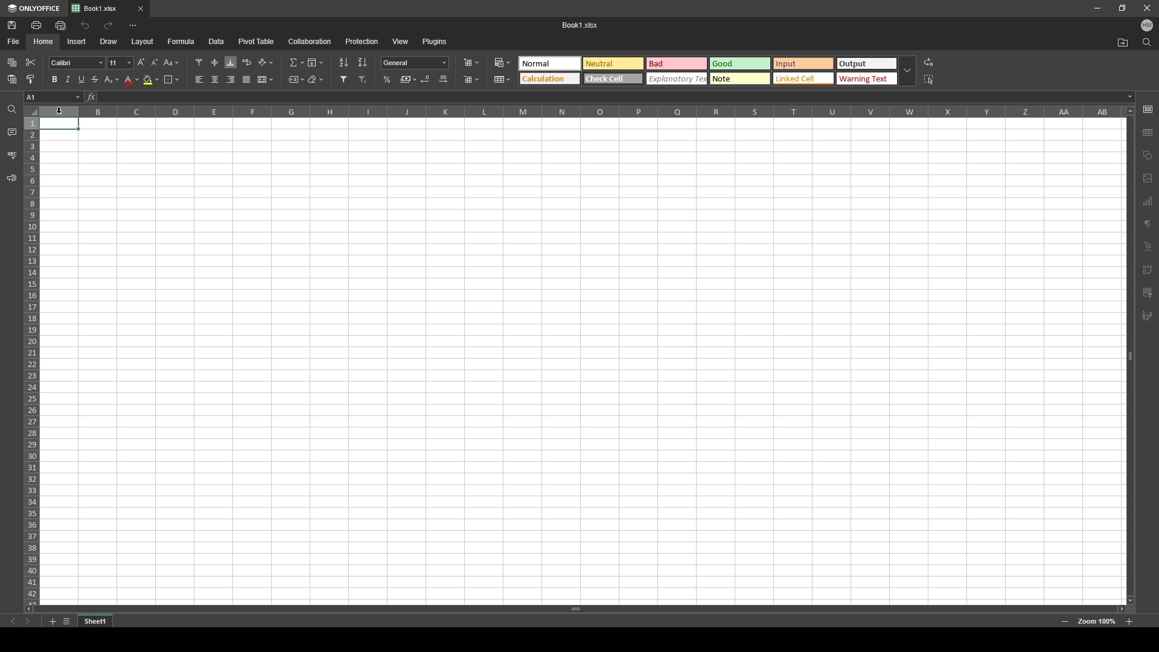  Describe the element at coordinates (44, 42) in the screenshot. I see `home` at that location.